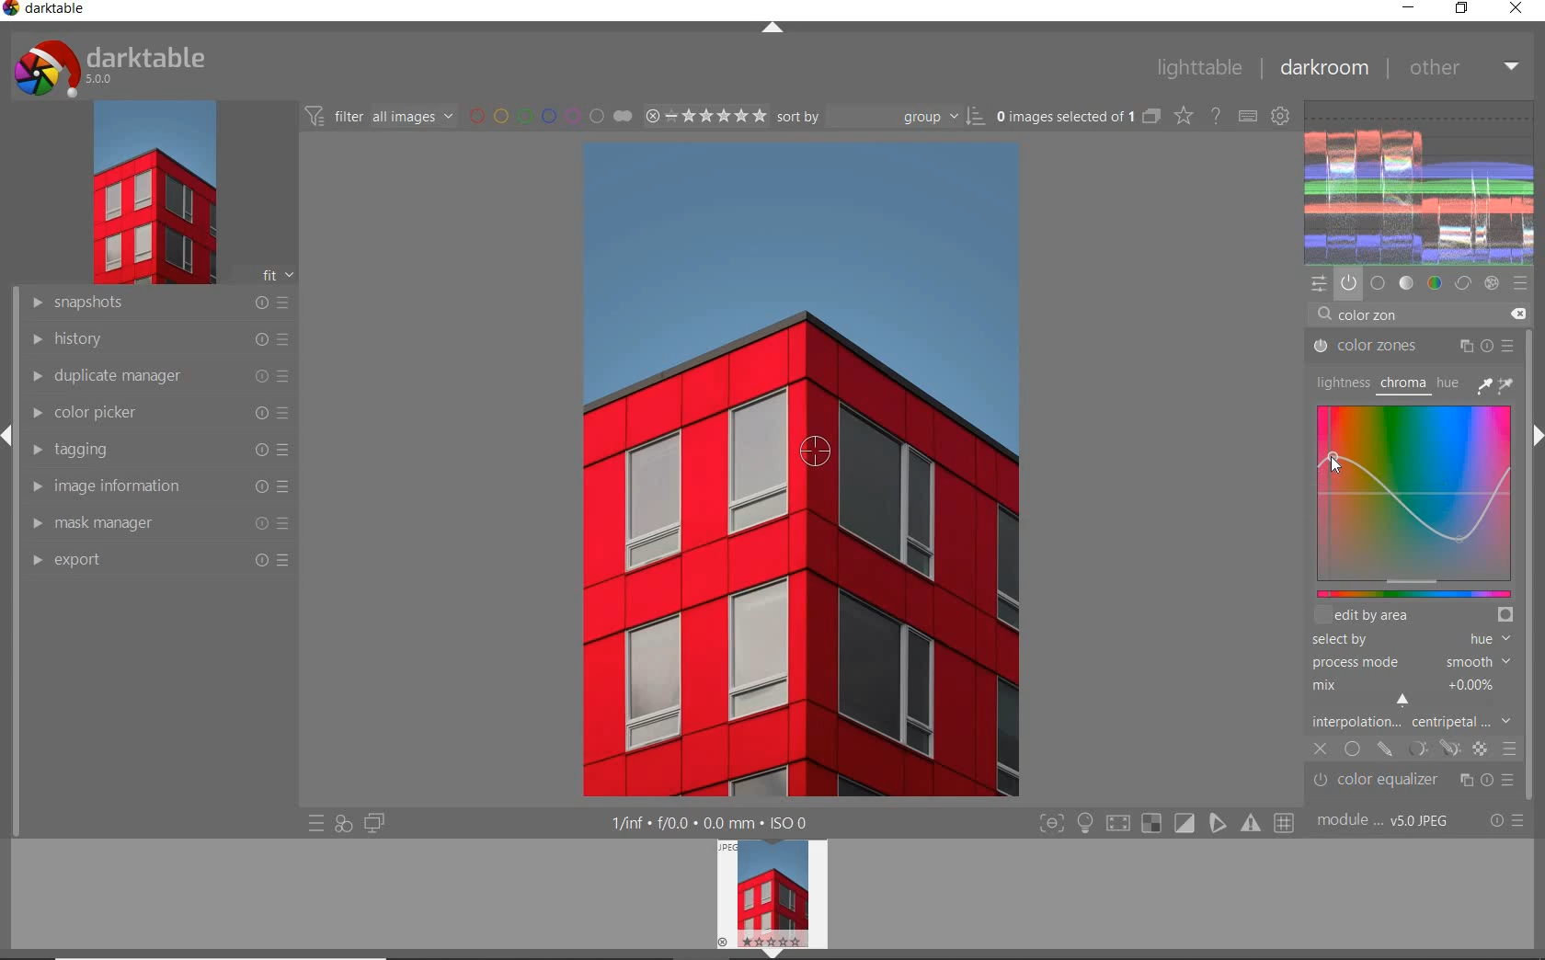 Image resolution: width=1545 pixels, height=960 pixels. What do you see at coordinates (785, 471) in the screenshot?
I see `selected image` at bounding box center [785, 471].